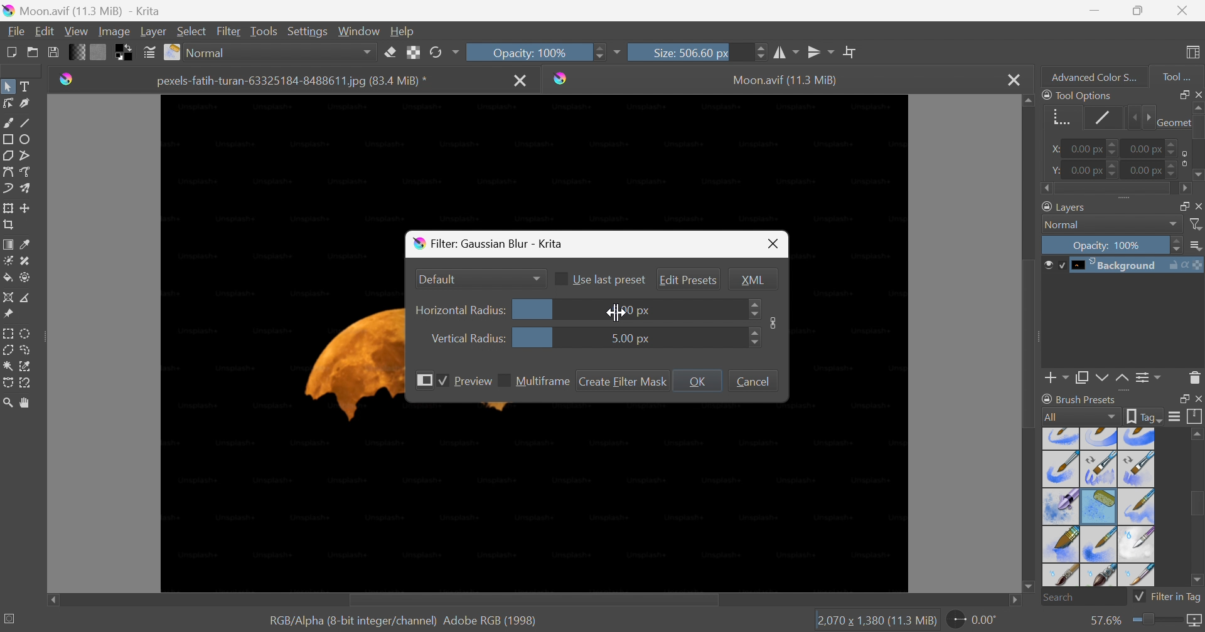 Image resolution: width=1205 pixels, height=632 pixels. Describe the element at coordinates (493, 245) in the screenshot. I see `Filter: Gaussian Blur - Krita` at that location.